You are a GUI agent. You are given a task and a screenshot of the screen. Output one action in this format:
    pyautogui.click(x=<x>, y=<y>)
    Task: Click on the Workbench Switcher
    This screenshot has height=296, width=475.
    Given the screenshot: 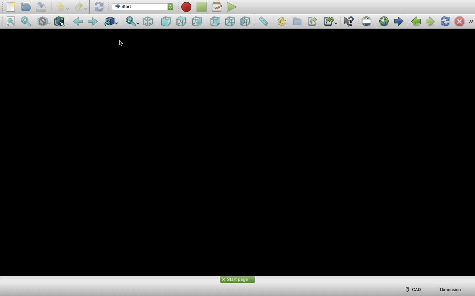 What is the action you would take?
    pyautogui.click(x=111, y=22)
    